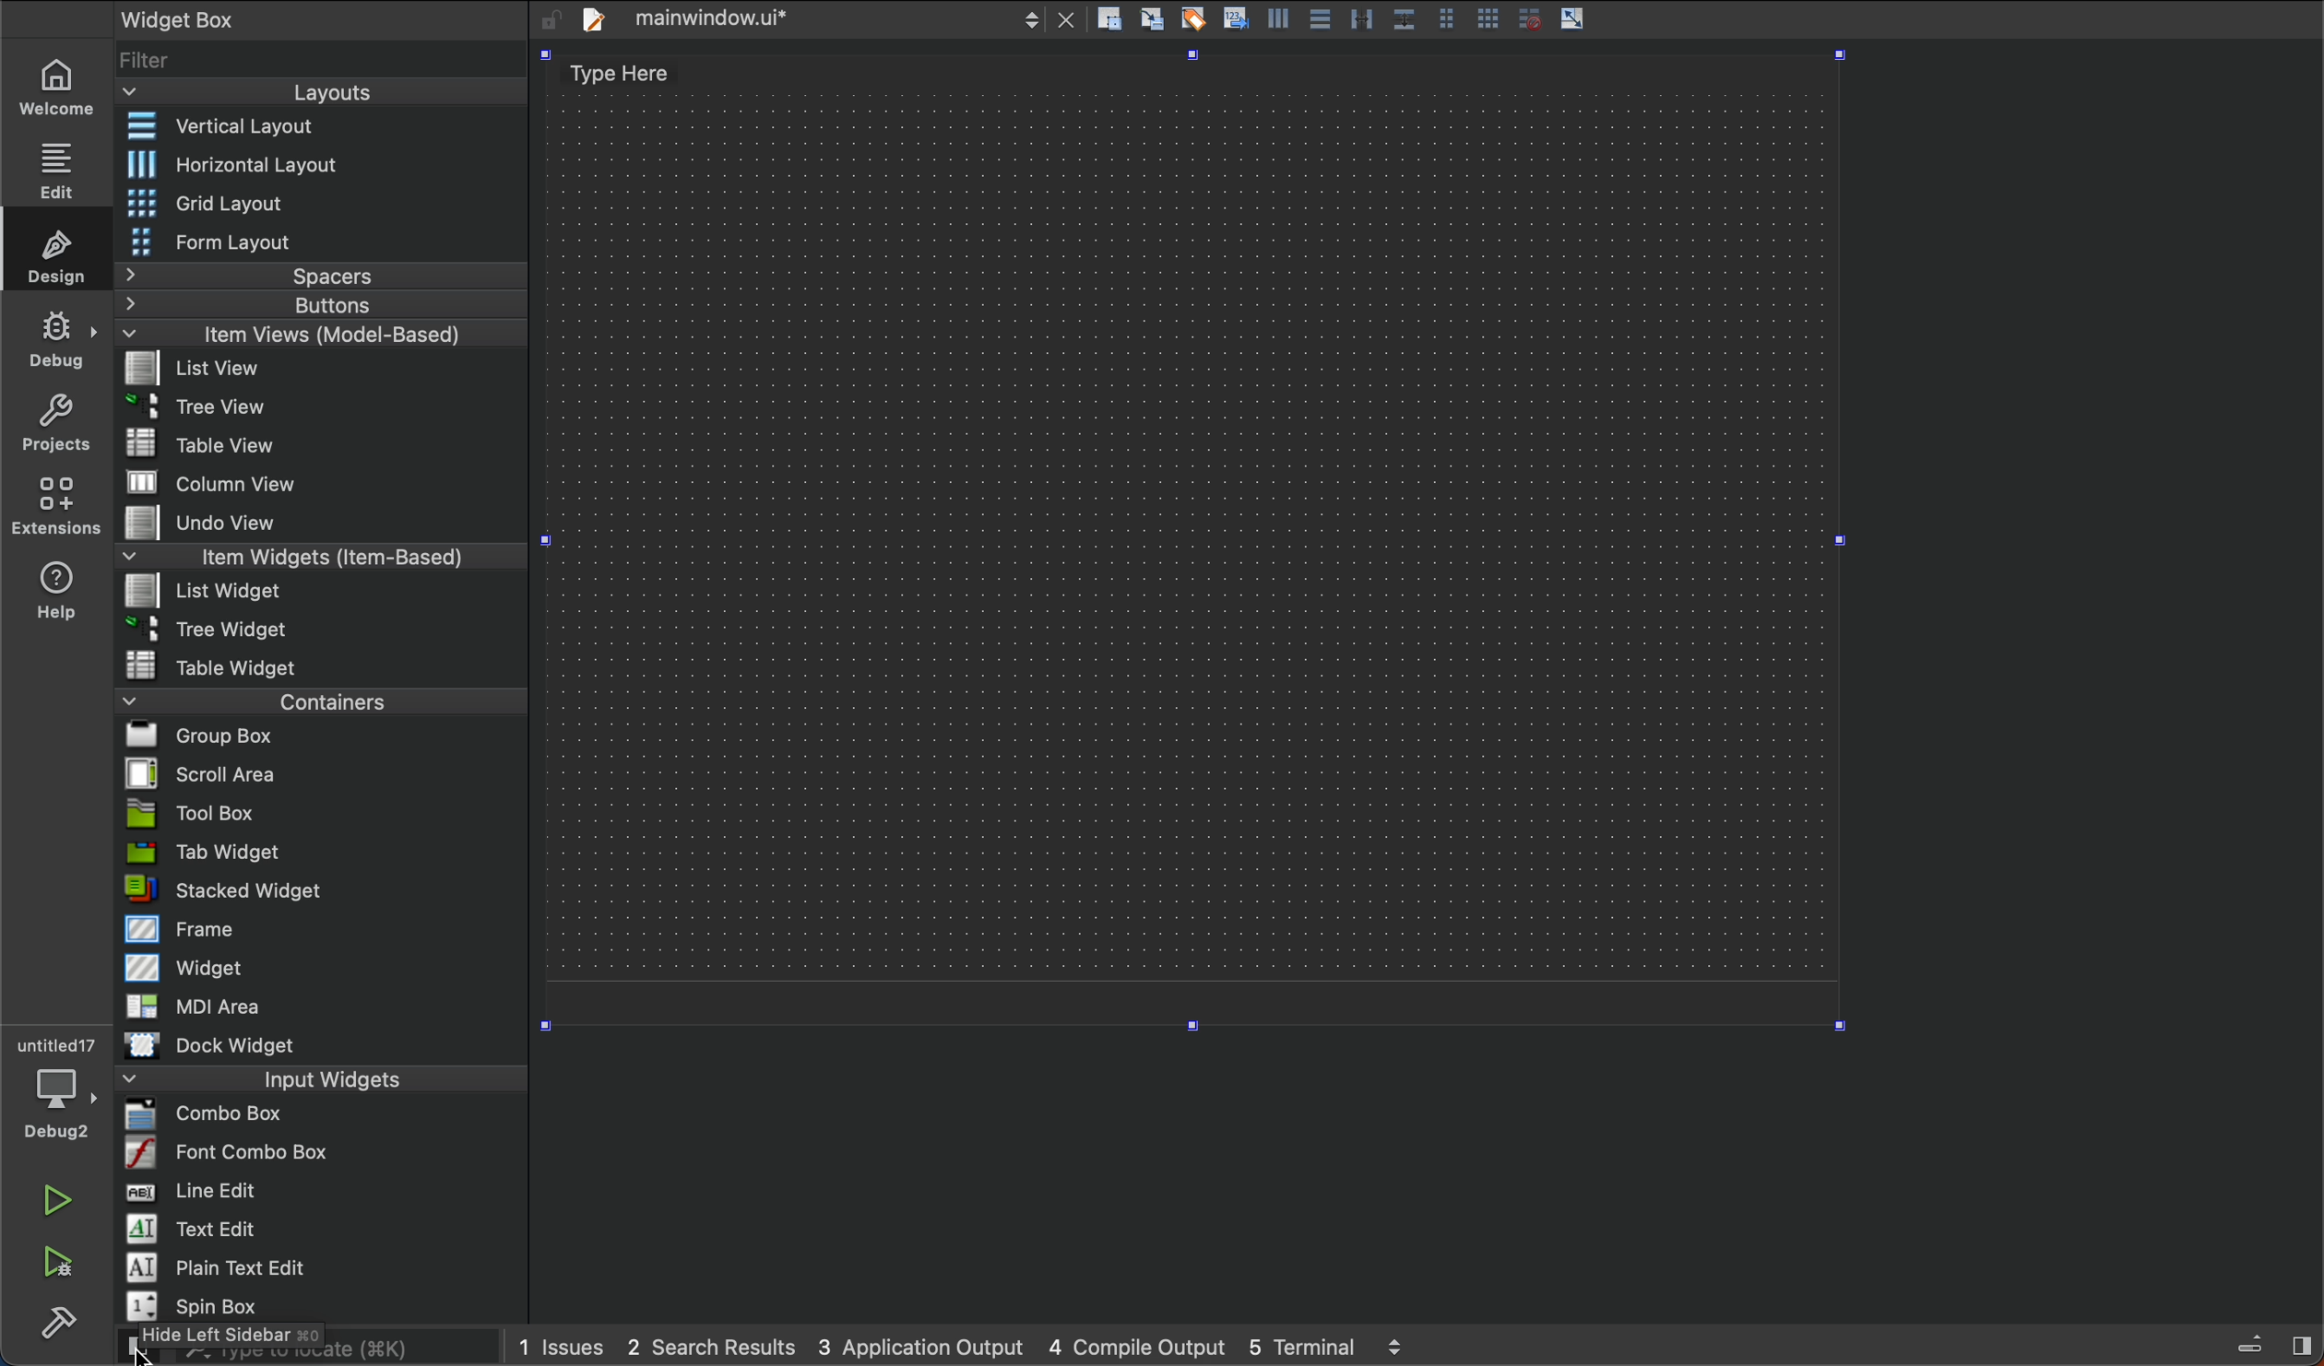 The width and height of the screenshot is (2324, 1366). I want to click on 5 Terminal, so click(1301, 1344).